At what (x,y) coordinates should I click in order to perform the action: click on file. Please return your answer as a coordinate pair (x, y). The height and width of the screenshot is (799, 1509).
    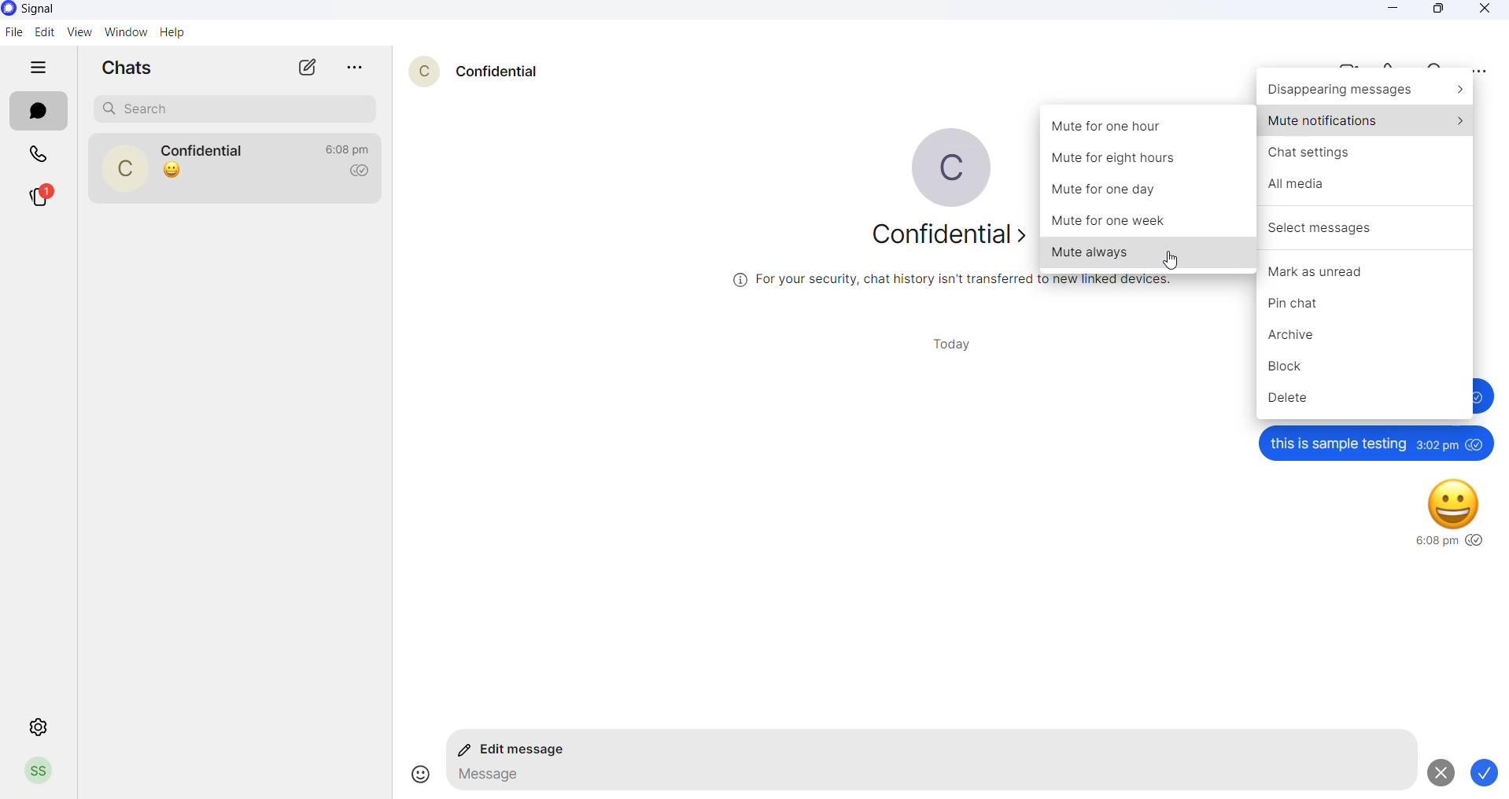
    Looking at the image, I should click on (14, 31).